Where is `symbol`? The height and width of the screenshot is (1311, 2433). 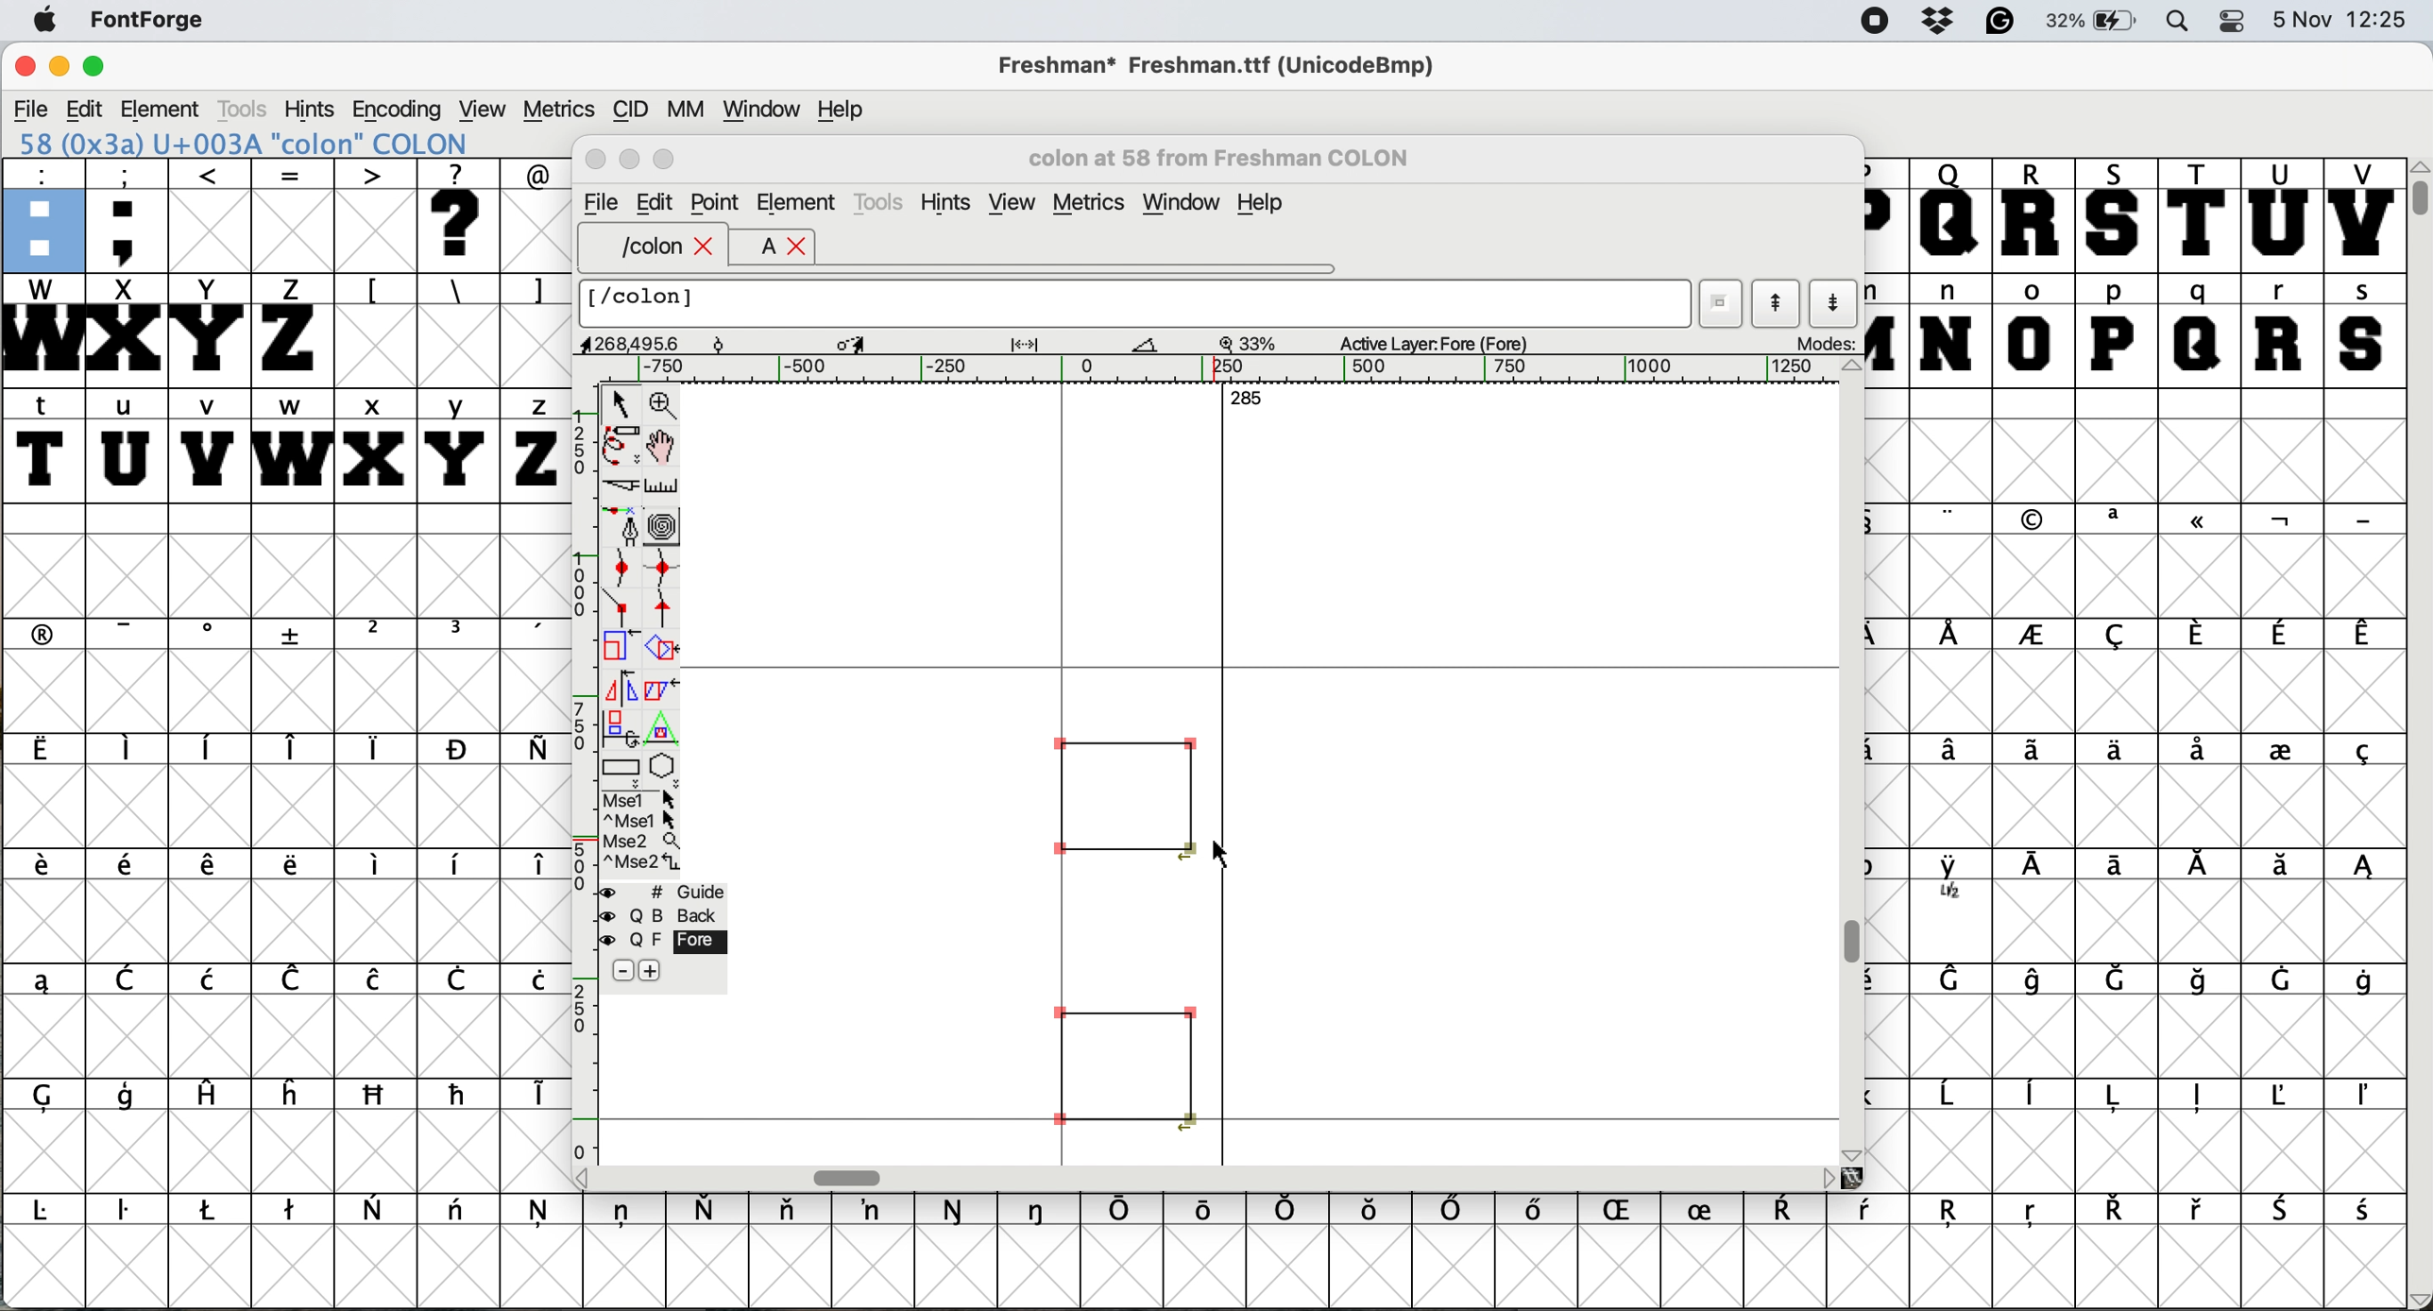
symbol is located at coordinates (1626, 1212).